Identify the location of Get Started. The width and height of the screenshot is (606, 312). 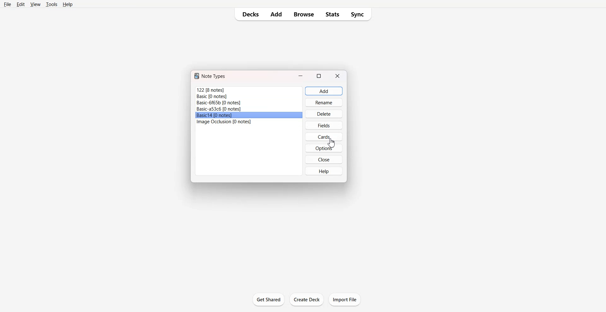
(269, 299).